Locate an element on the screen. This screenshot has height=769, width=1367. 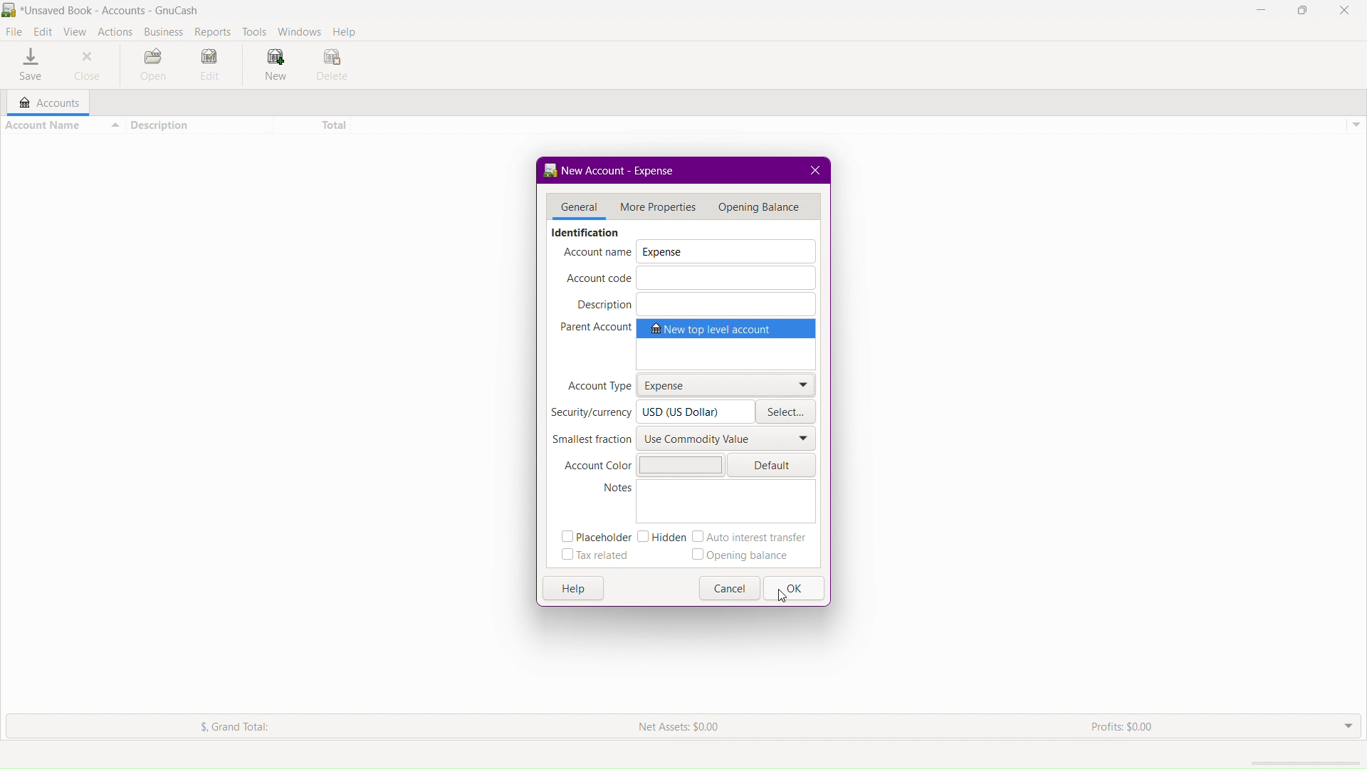
General is located at coordinates (575, 208).